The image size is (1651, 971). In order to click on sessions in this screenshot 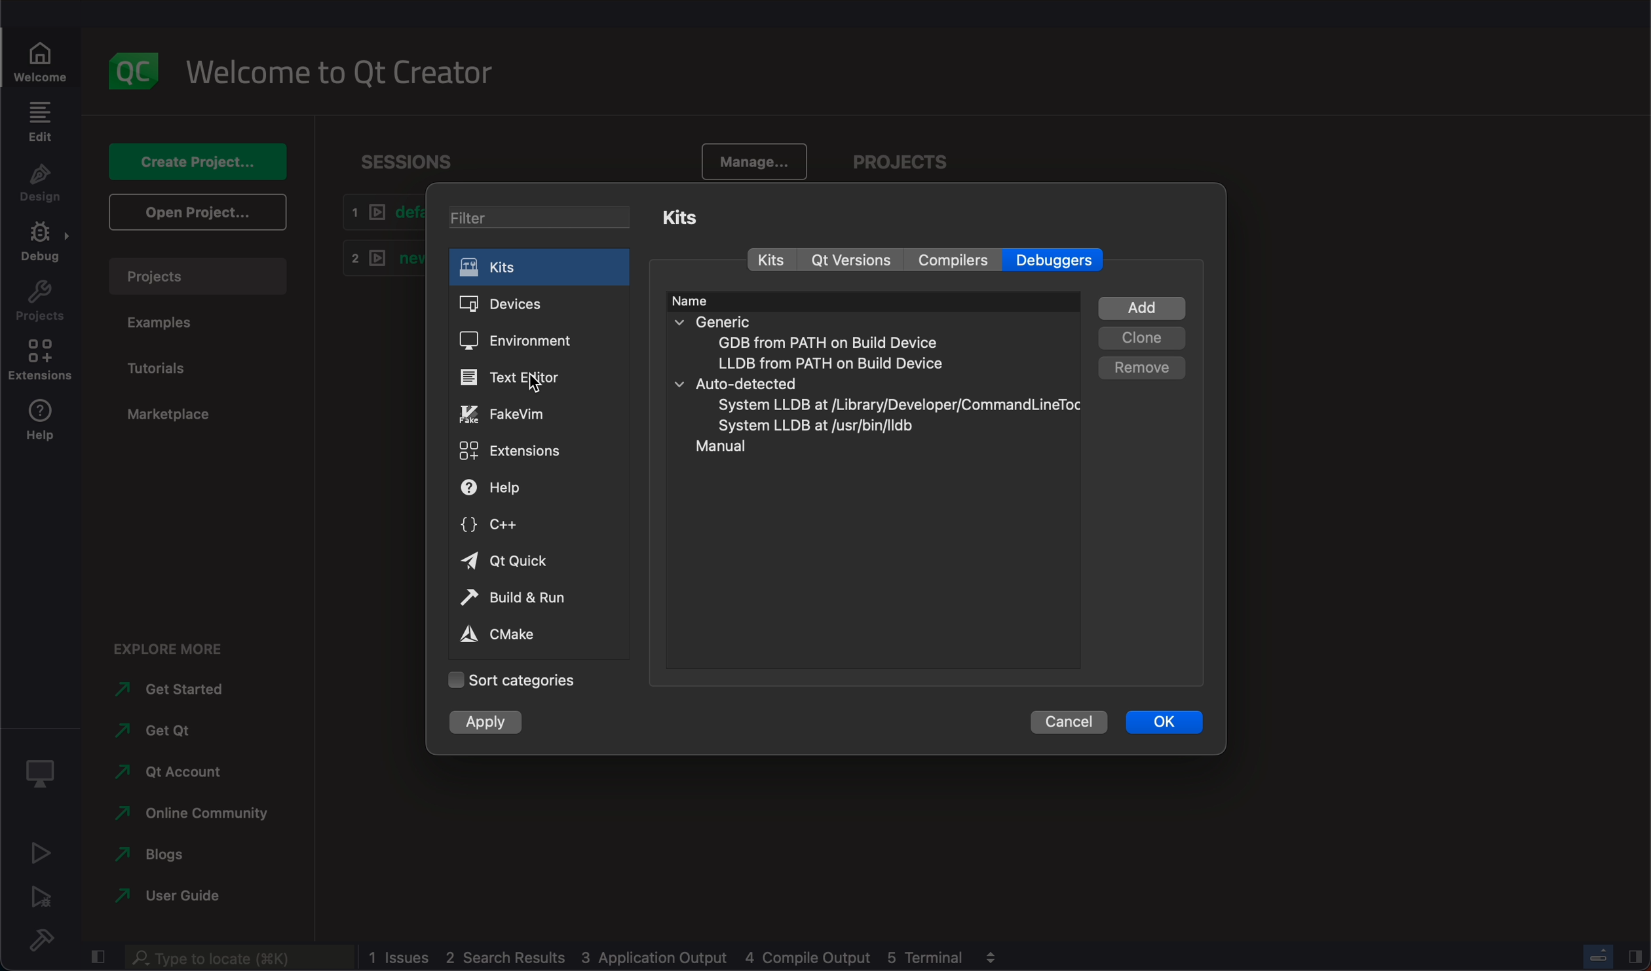, I will do `click(411, 157)`.